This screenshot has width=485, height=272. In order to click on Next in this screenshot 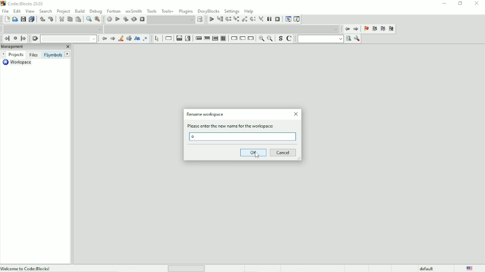, I will do `click(112, 39)`.